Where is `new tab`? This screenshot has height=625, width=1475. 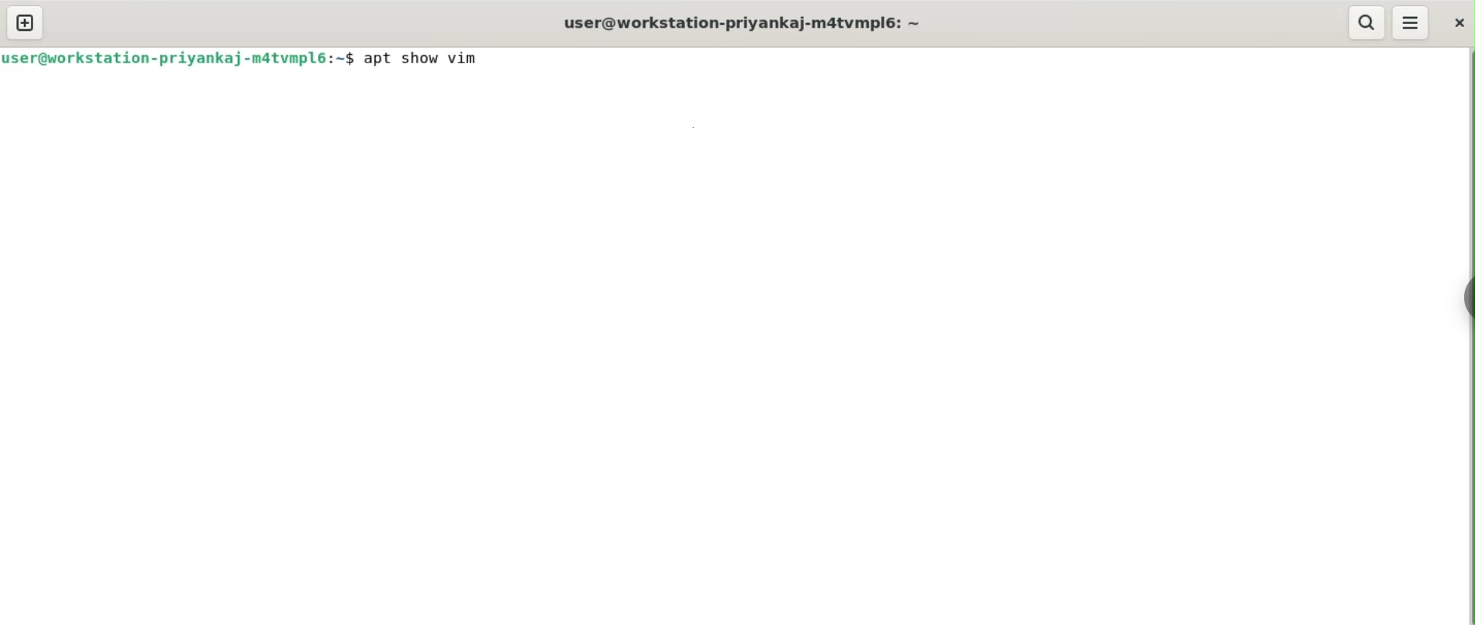
new tab is located at coordinates (25, 22).